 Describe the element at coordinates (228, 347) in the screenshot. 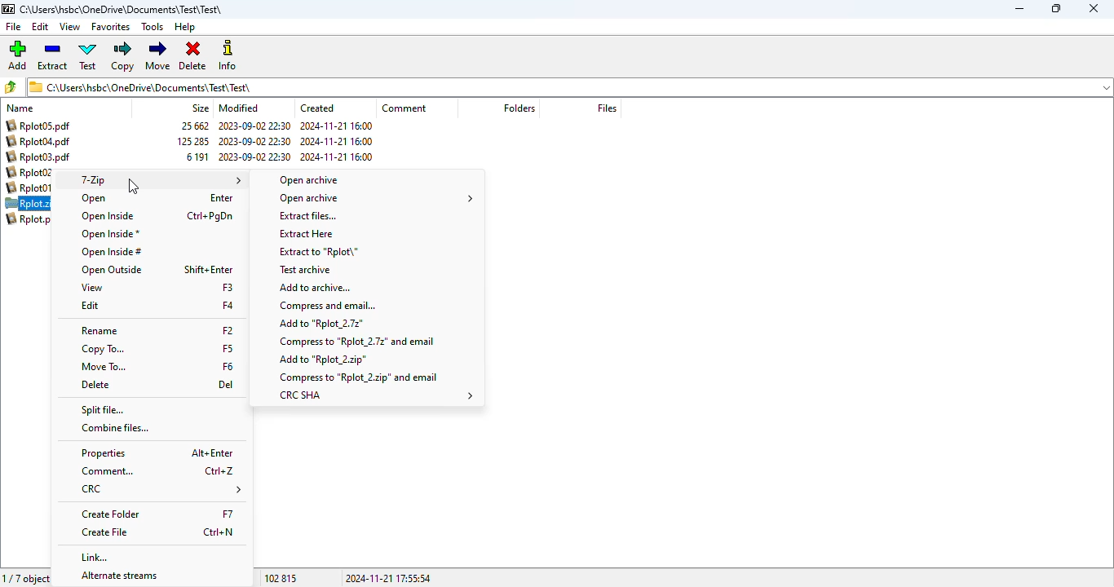

I see `F5` at that location.